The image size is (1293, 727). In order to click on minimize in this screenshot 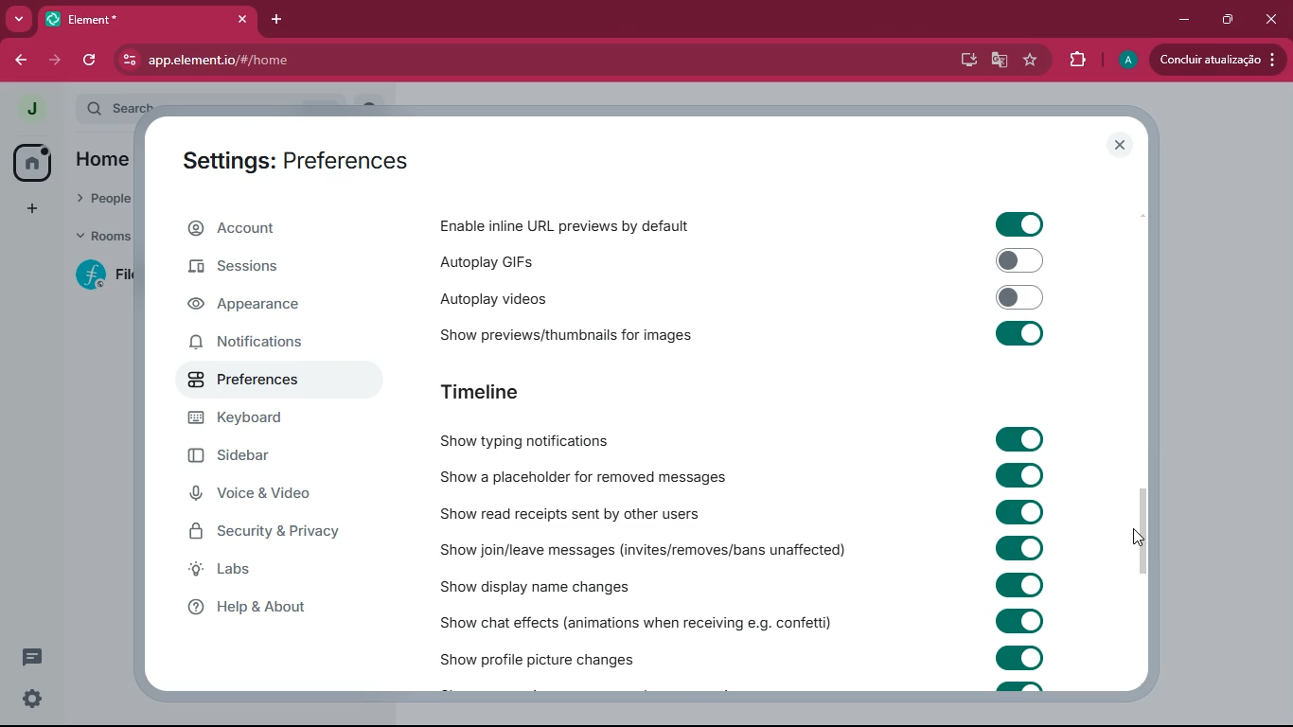, I will do `click(1179, 20)`.